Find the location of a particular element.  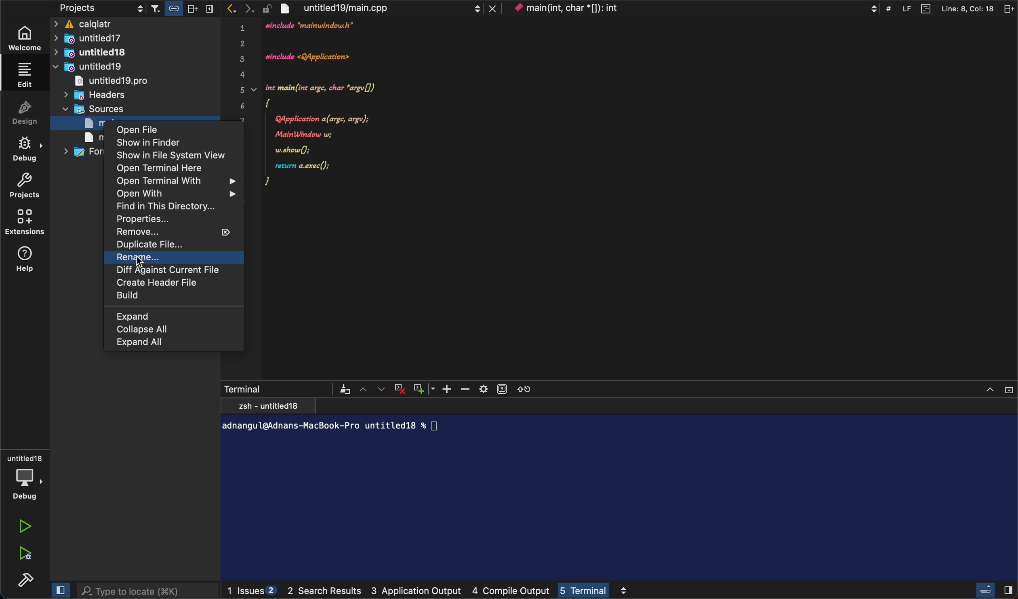

ediT is located at coordinates (26, 74).